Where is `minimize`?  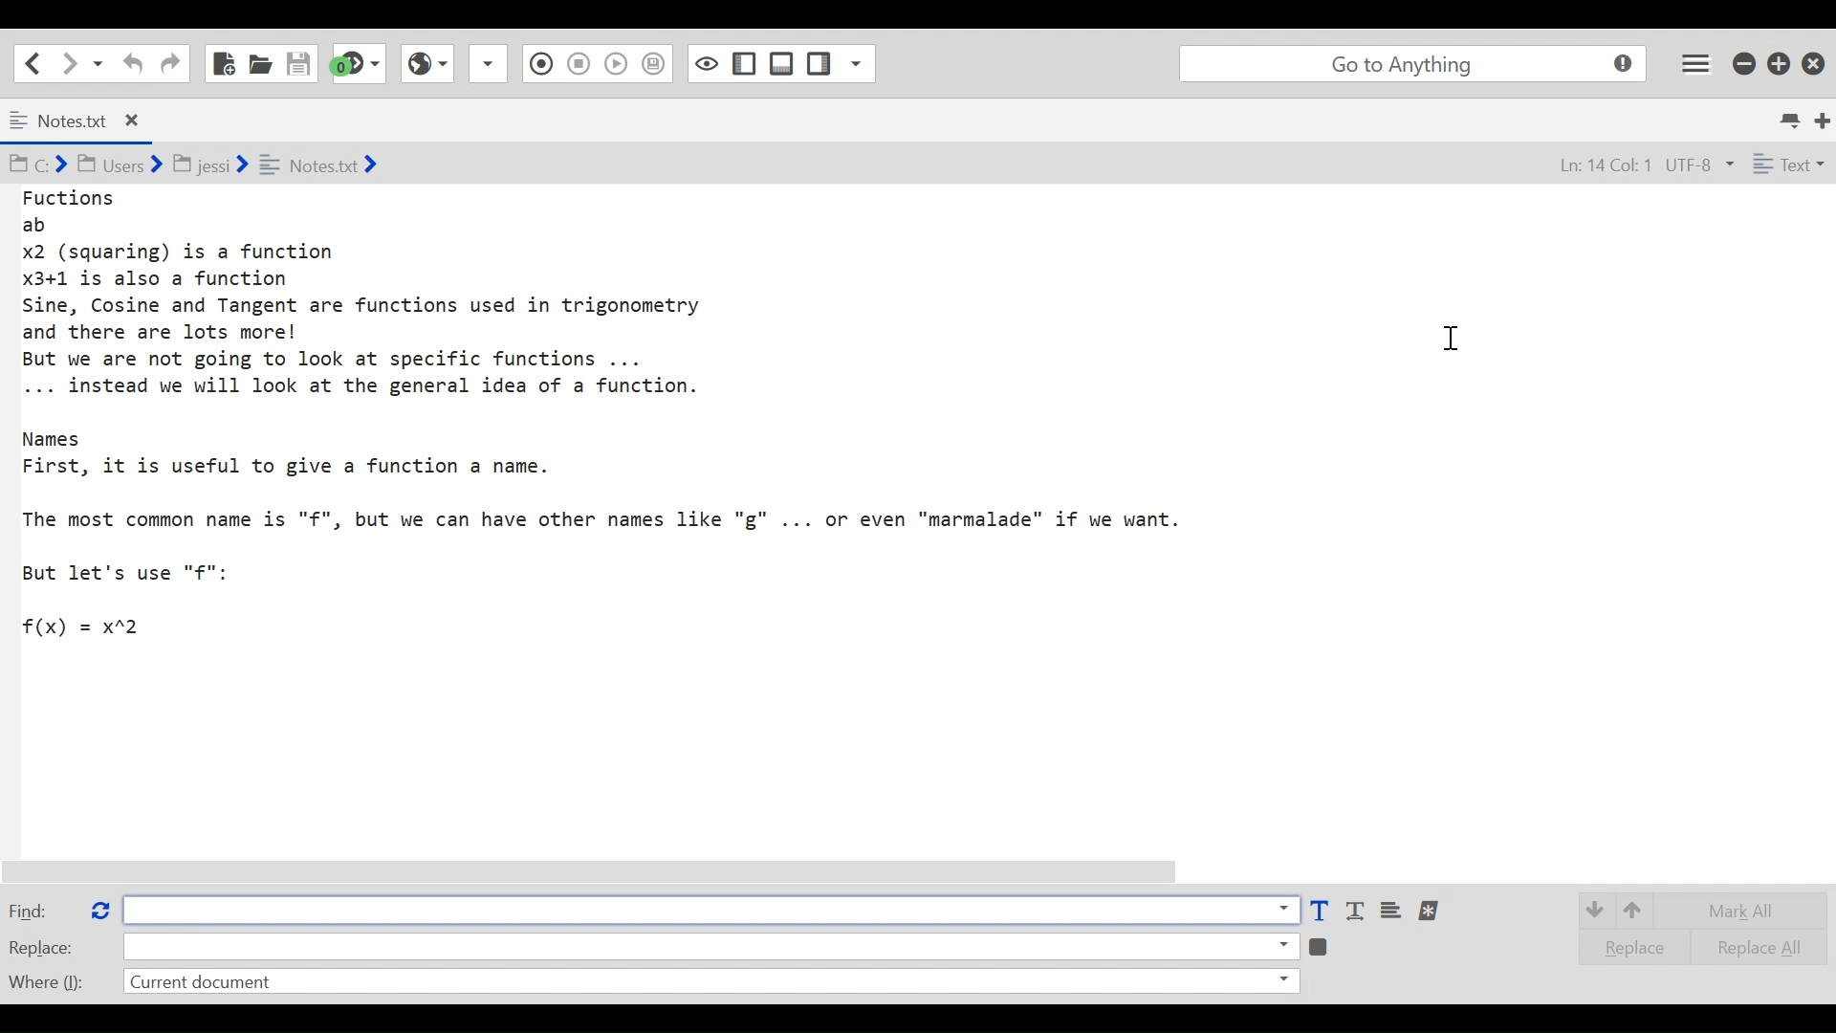
minimize is located at coordinates (1746, 61).